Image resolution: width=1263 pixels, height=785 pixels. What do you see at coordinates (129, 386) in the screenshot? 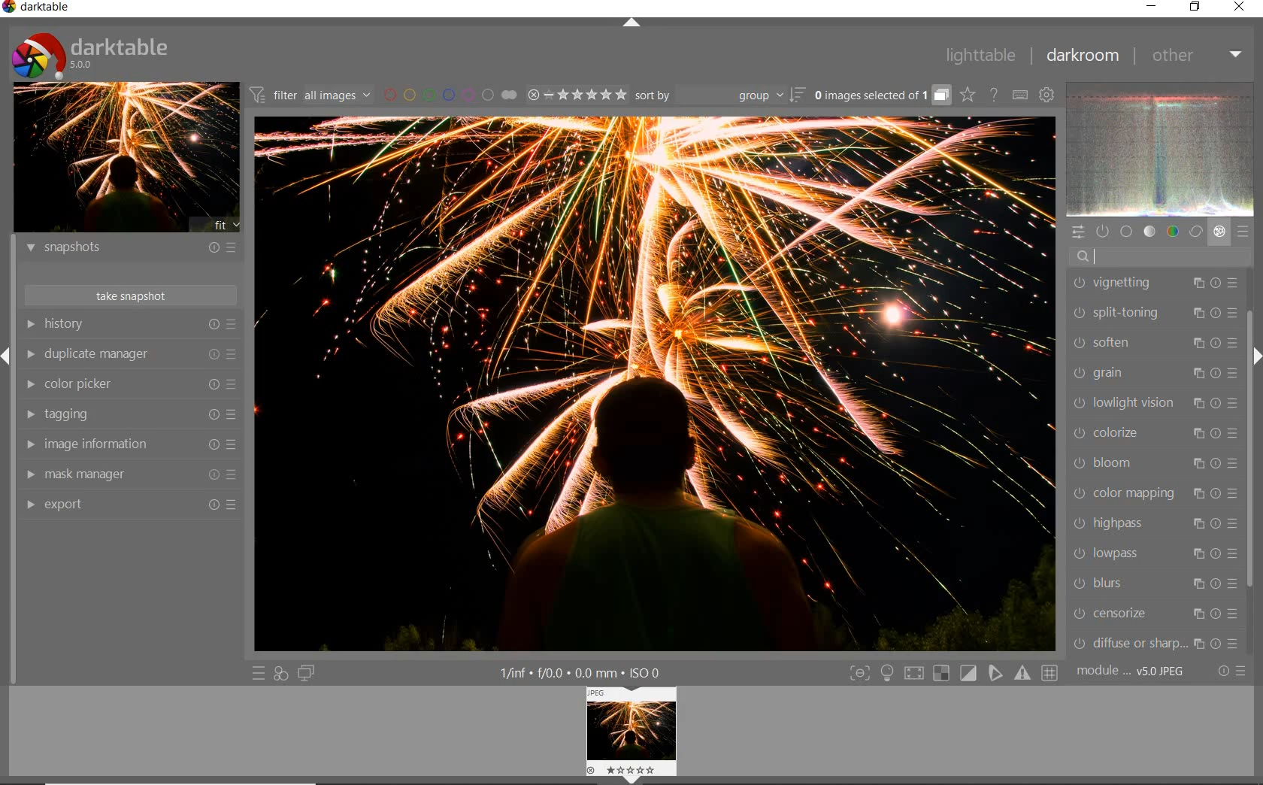
I see `color picker` at bounding box center [129, 386].